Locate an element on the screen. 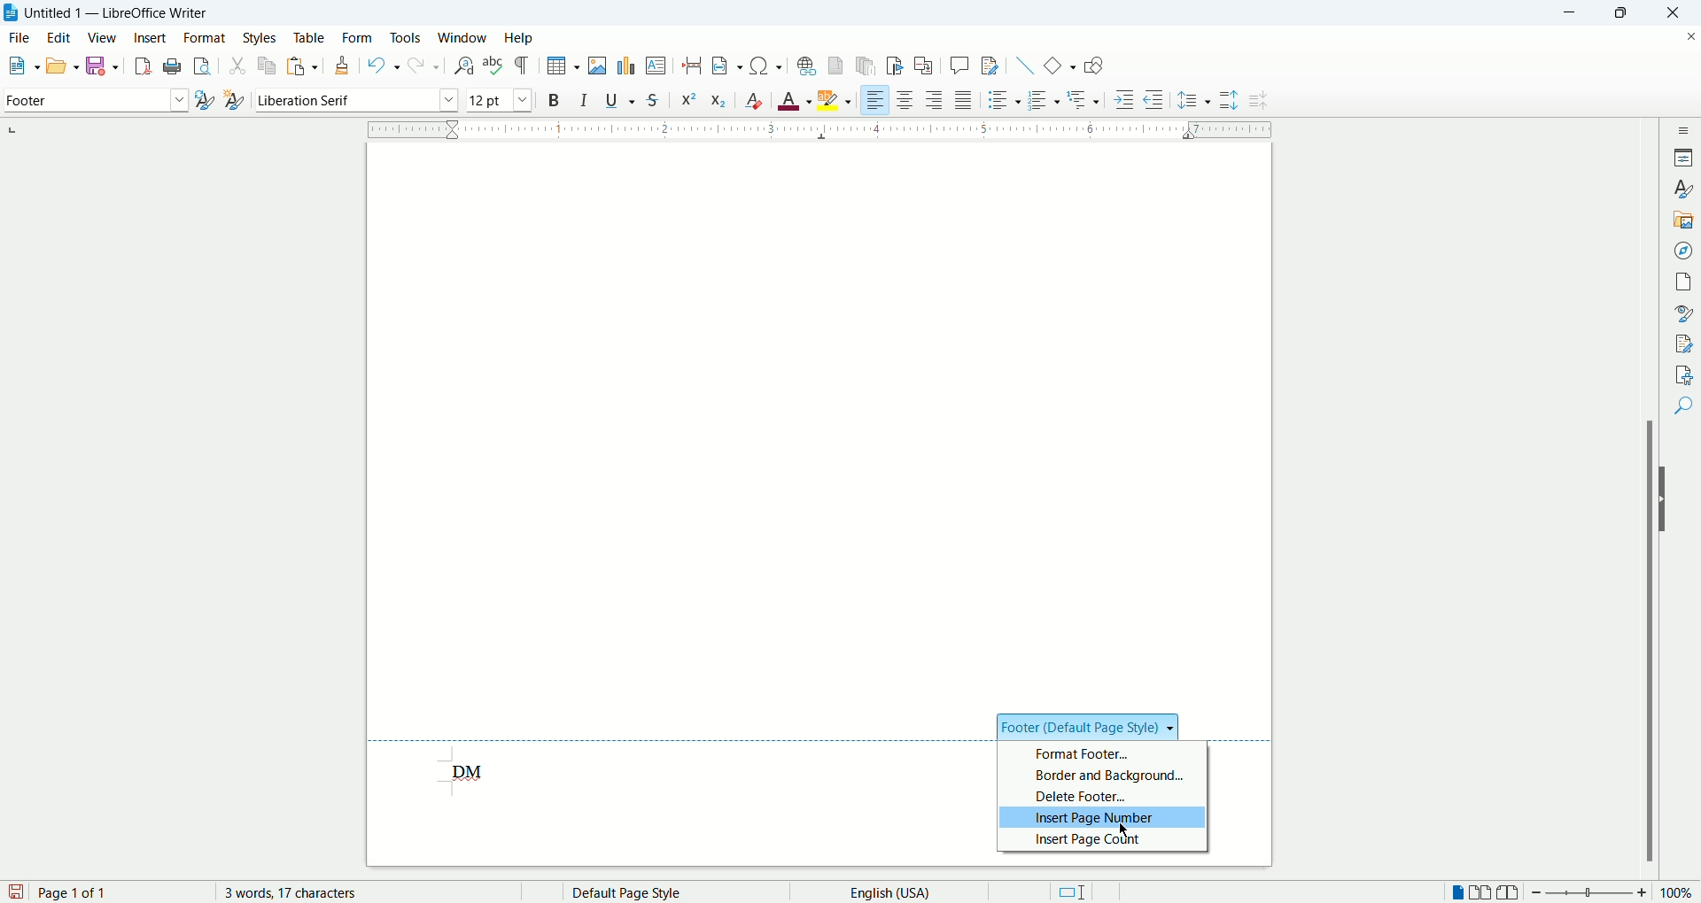 The image size is (1701, 903). copy is located at coordinates (268, 65).